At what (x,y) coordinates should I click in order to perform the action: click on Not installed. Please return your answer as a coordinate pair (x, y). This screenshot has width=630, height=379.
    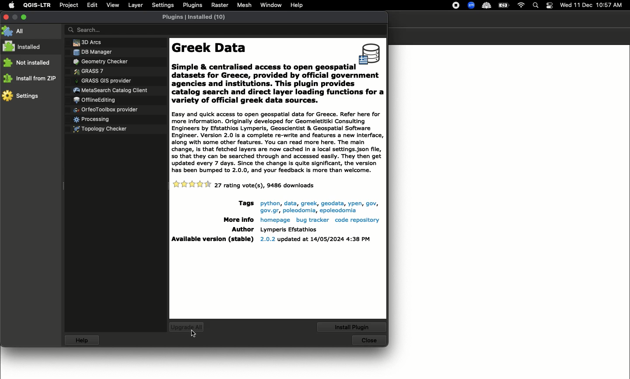
    Looking at the image, I should click on (28, 62).